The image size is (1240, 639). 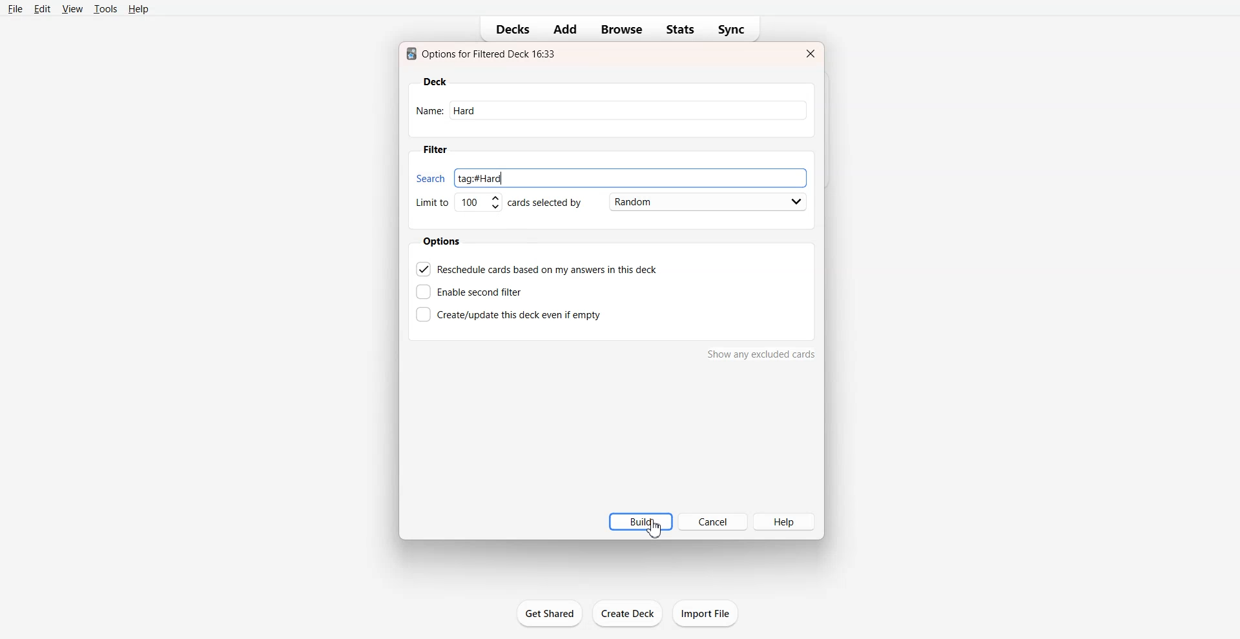 I want to click on create deck, so click(x=631, y=614).